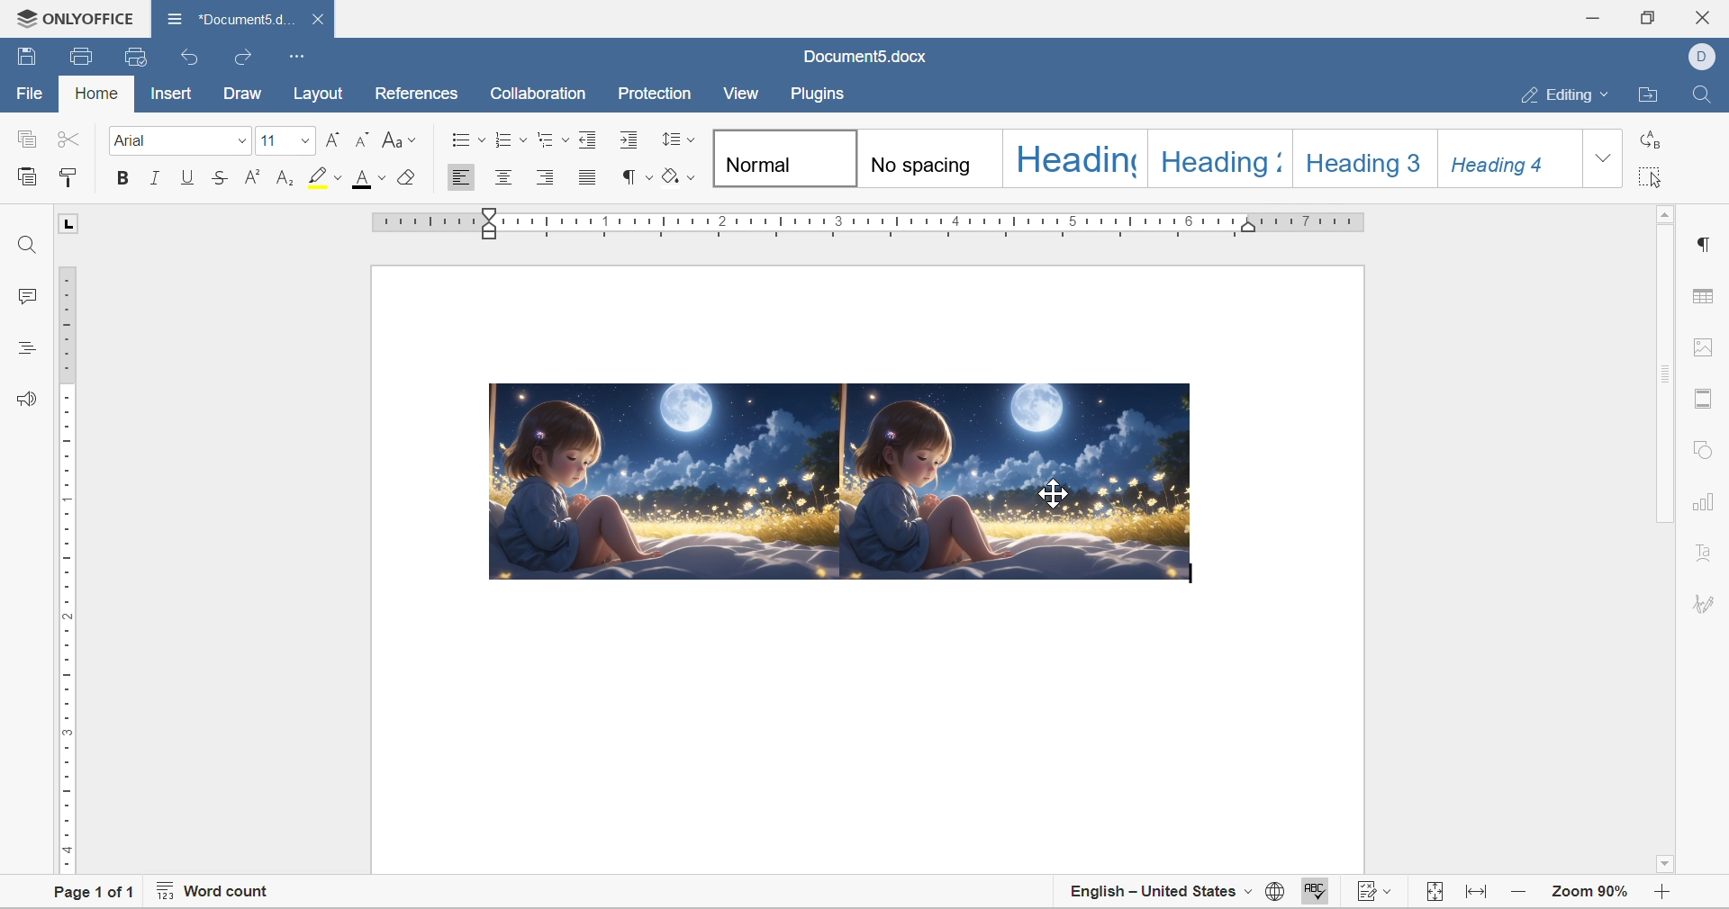 The width and height of the screenshot is (1729, 909). Describe the element at coordinates (135, 139) in the screenshot. I see `font` at that location.